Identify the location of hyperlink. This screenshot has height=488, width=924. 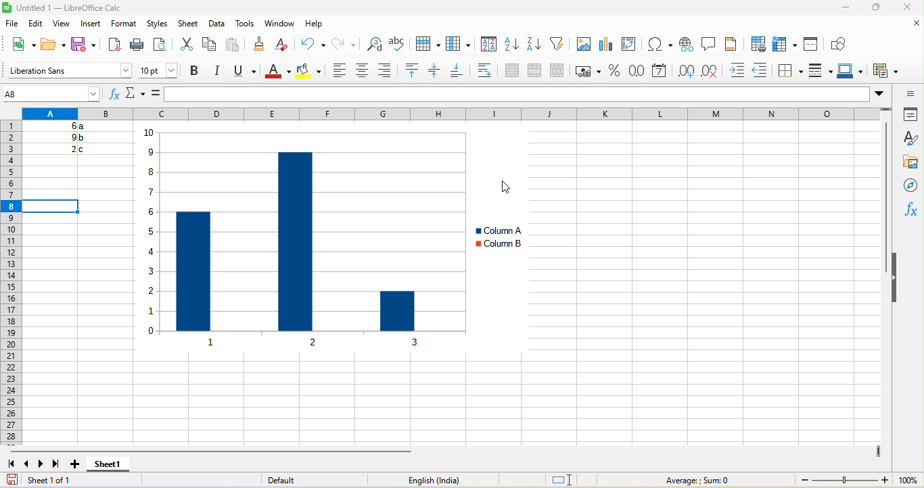
(687, 45).